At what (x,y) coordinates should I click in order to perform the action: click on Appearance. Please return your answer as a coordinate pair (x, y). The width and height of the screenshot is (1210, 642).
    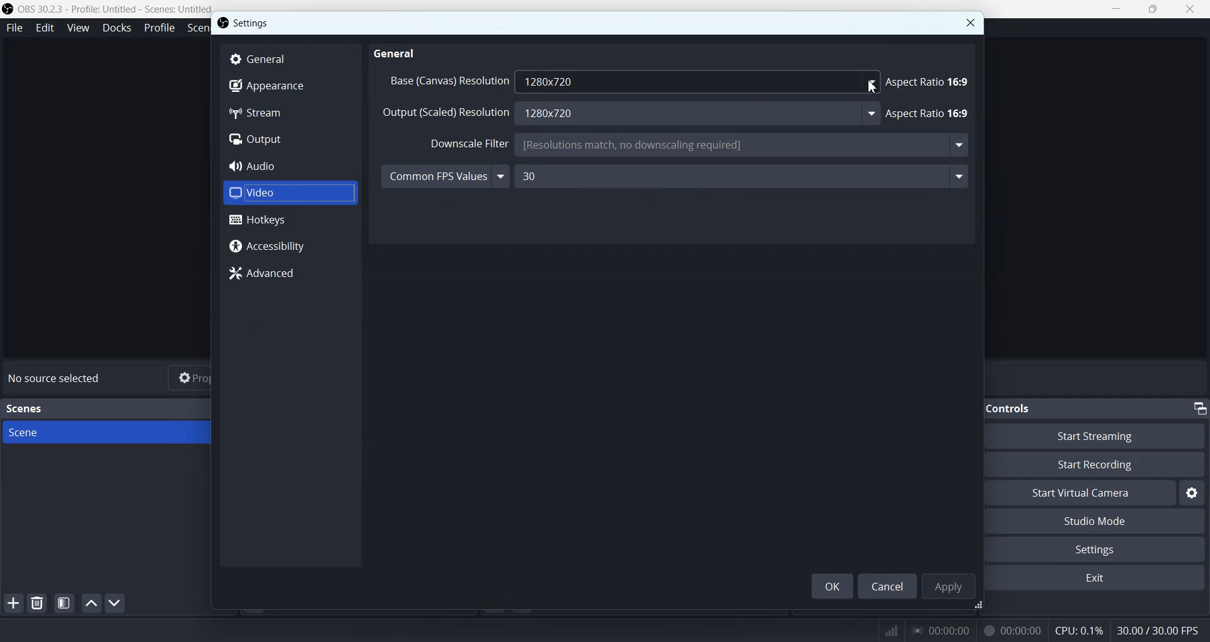
    Looking at the image, I should click on (290, 87).